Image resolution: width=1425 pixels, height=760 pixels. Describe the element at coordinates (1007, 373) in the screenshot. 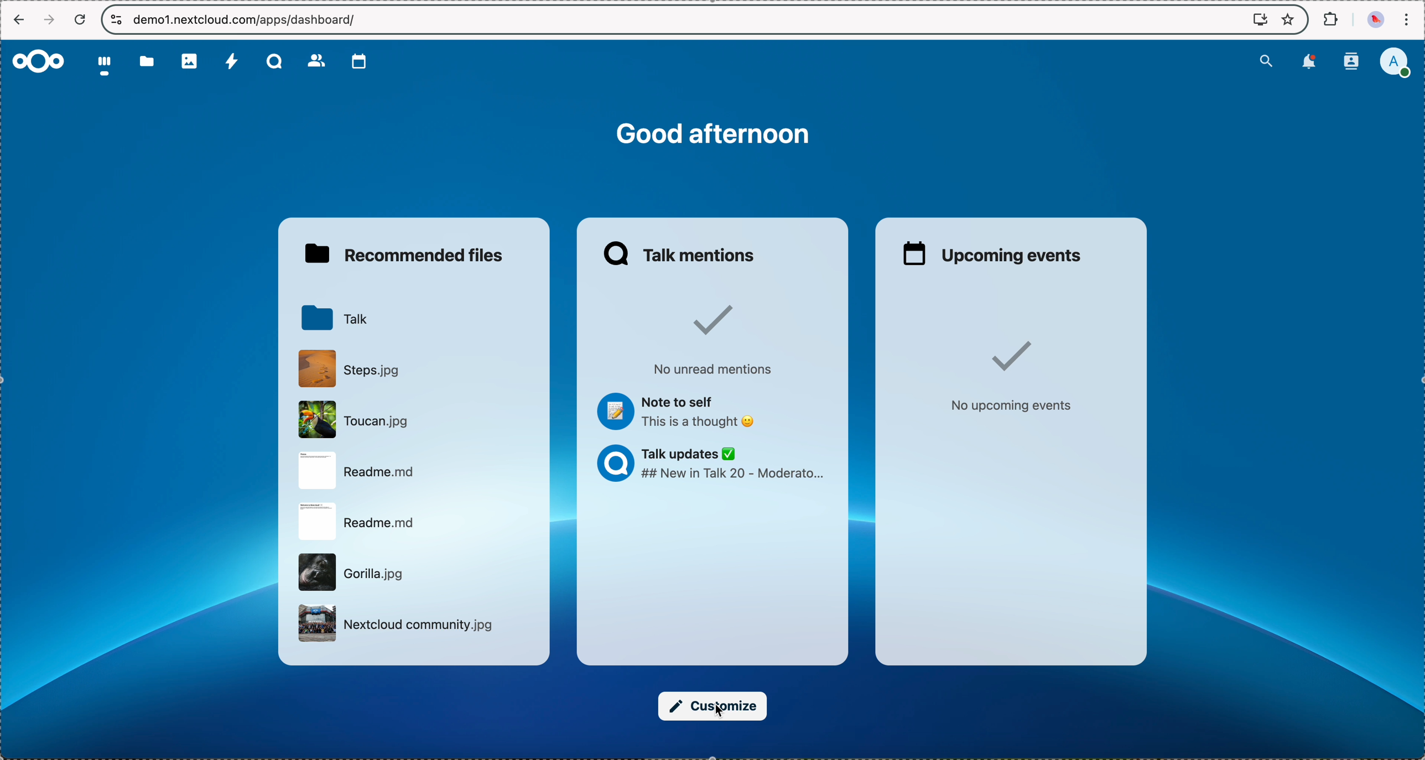

I see `no upcoming events` at that location.